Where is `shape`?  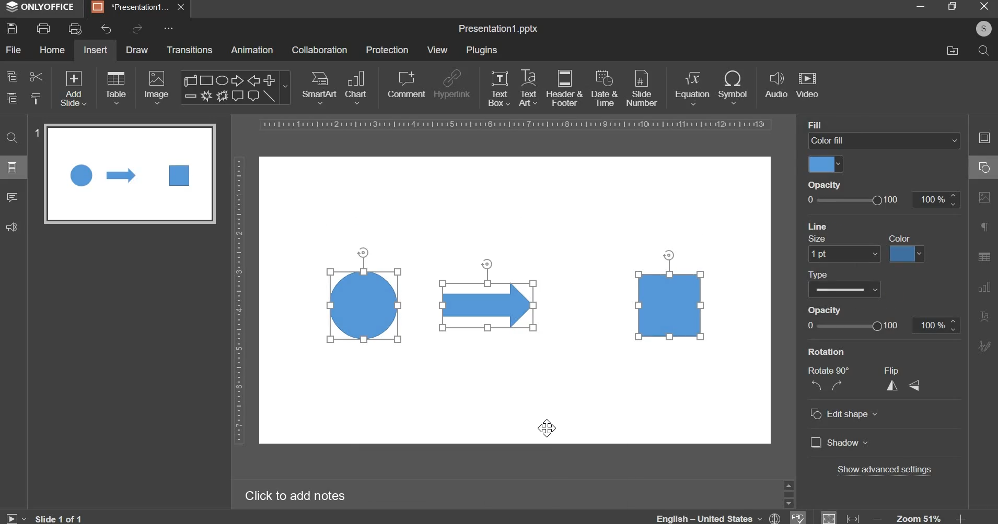
shape is located at coordinates (234, 88).